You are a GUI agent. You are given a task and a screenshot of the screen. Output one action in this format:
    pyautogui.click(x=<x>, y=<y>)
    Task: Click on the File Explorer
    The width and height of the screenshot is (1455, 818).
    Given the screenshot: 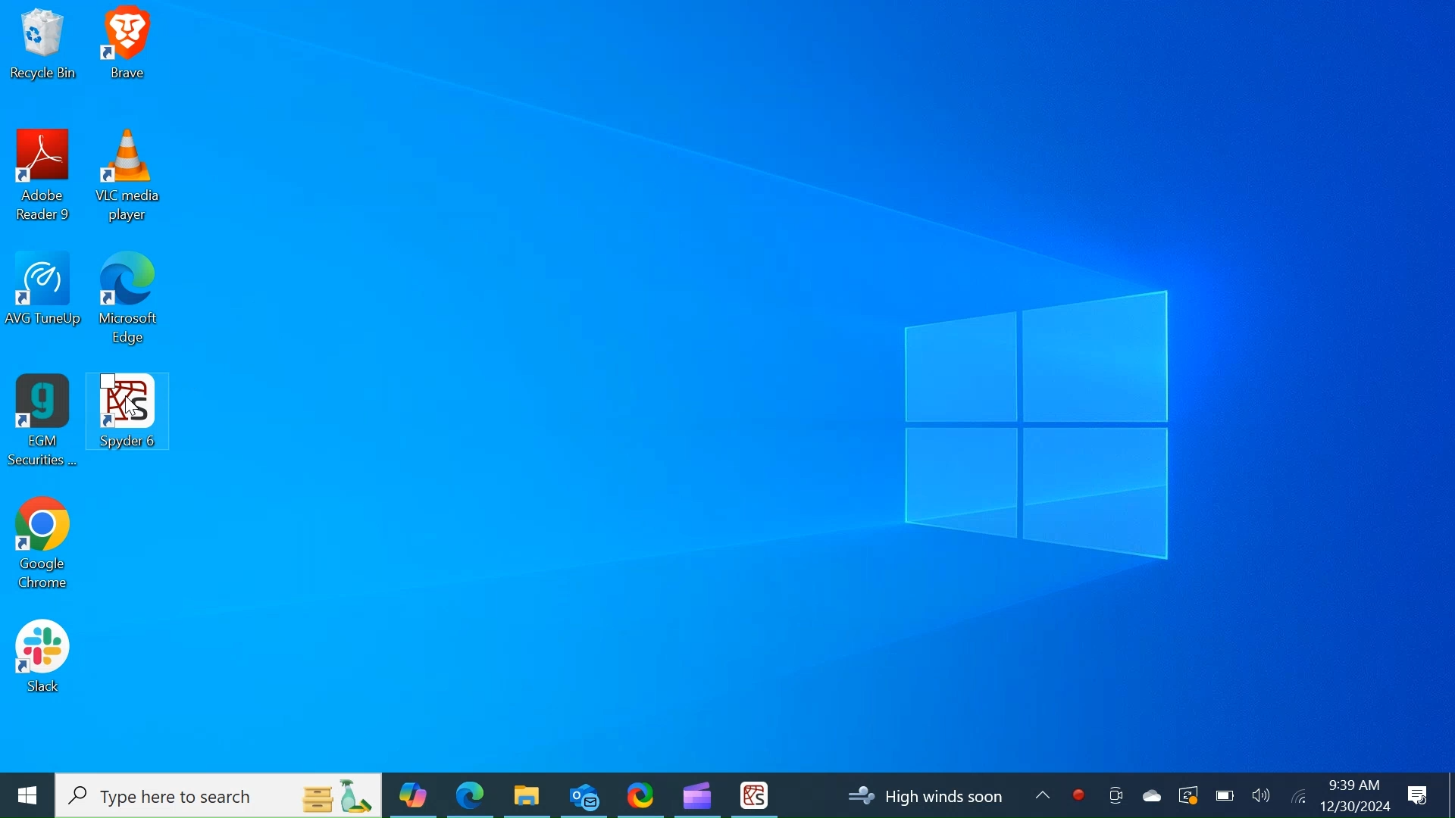 What is the action you would take?
    pyautogui.click(x=526, y=795)
    